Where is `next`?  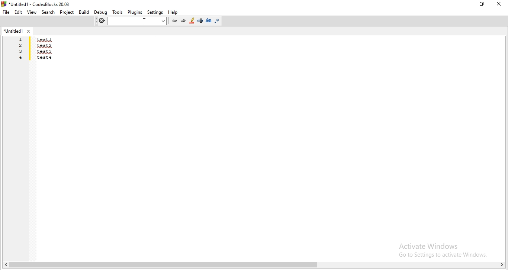
next is located at coordinates (183, 20).